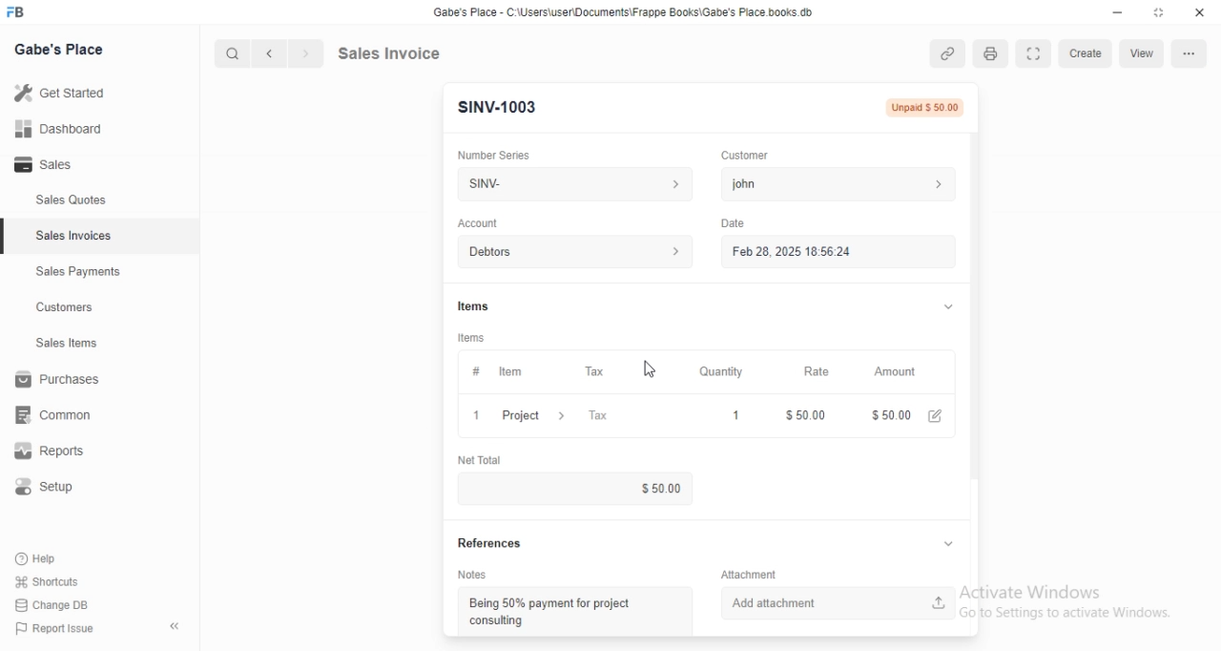  Describe the element at coordinates (651, 371) in the screenshot. I see `cursor` at that location.